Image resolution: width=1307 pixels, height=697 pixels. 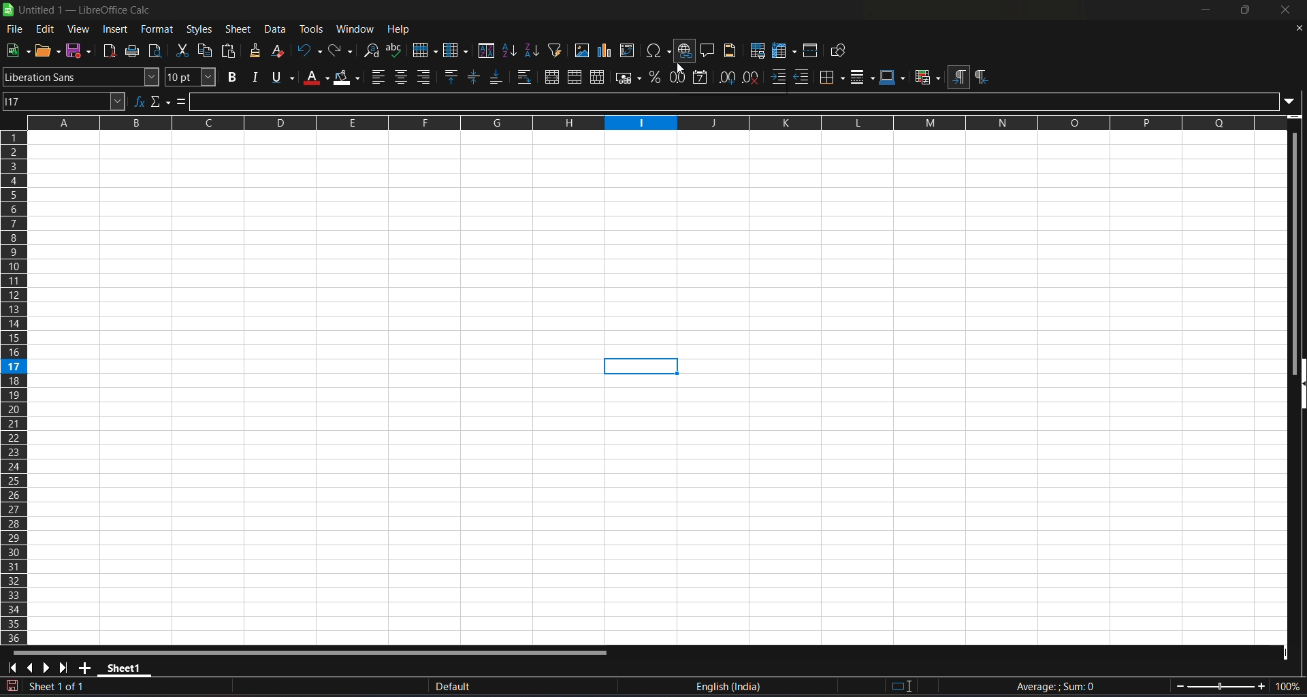 What do you see at coordinates (357, 27) in the screenshot?
I see `window` at bounding box center [357, 27].